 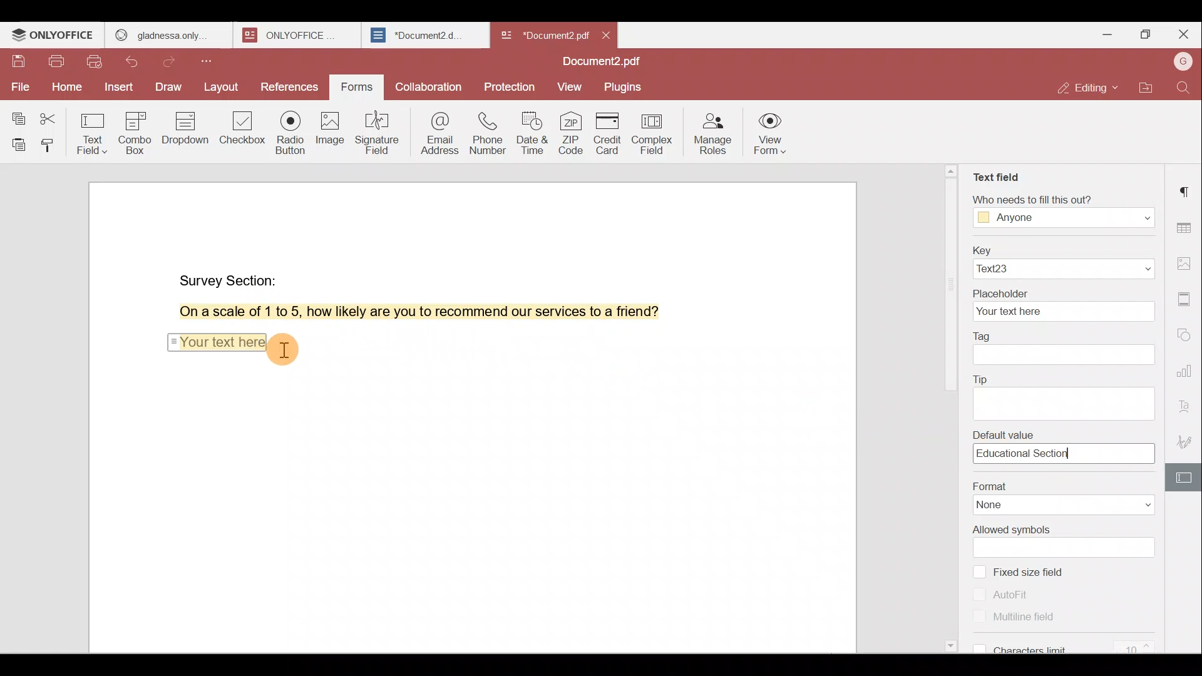 What do you see at coordinates (512, 83) in the screenshot?
I see `Protection` at bounding box center [512, 83].